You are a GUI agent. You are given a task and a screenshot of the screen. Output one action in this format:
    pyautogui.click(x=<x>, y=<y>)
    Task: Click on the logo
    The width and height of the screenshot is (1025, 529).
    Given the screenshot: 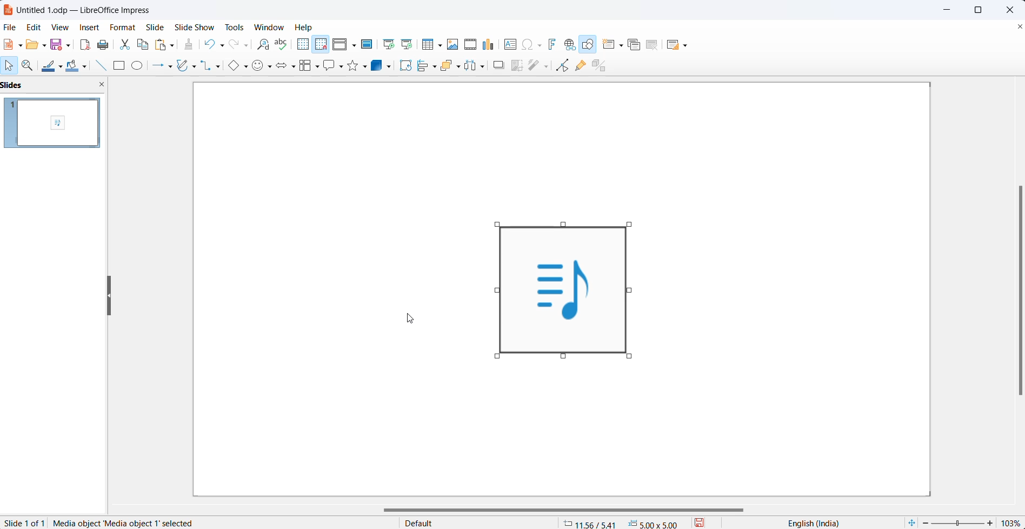 What is the action you would take?
    pyautogui.click(x=8, y=10)
    